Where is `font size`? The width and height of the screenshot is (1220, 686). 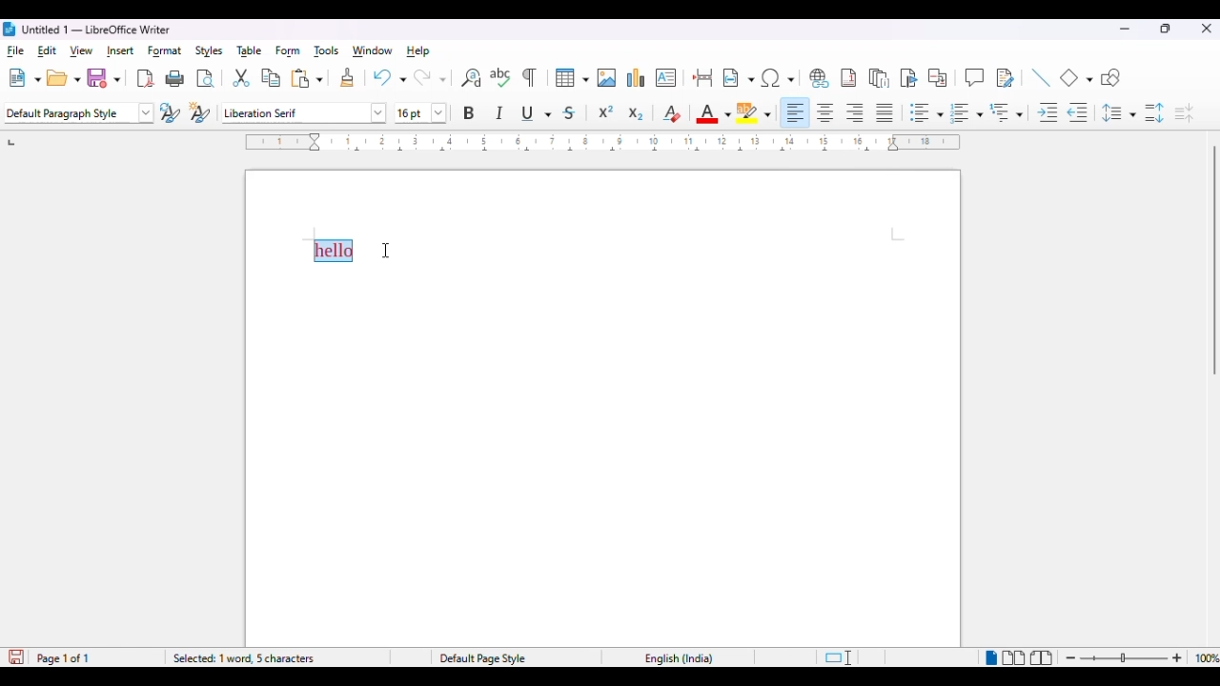
font size is located at coordinates (421, 113).